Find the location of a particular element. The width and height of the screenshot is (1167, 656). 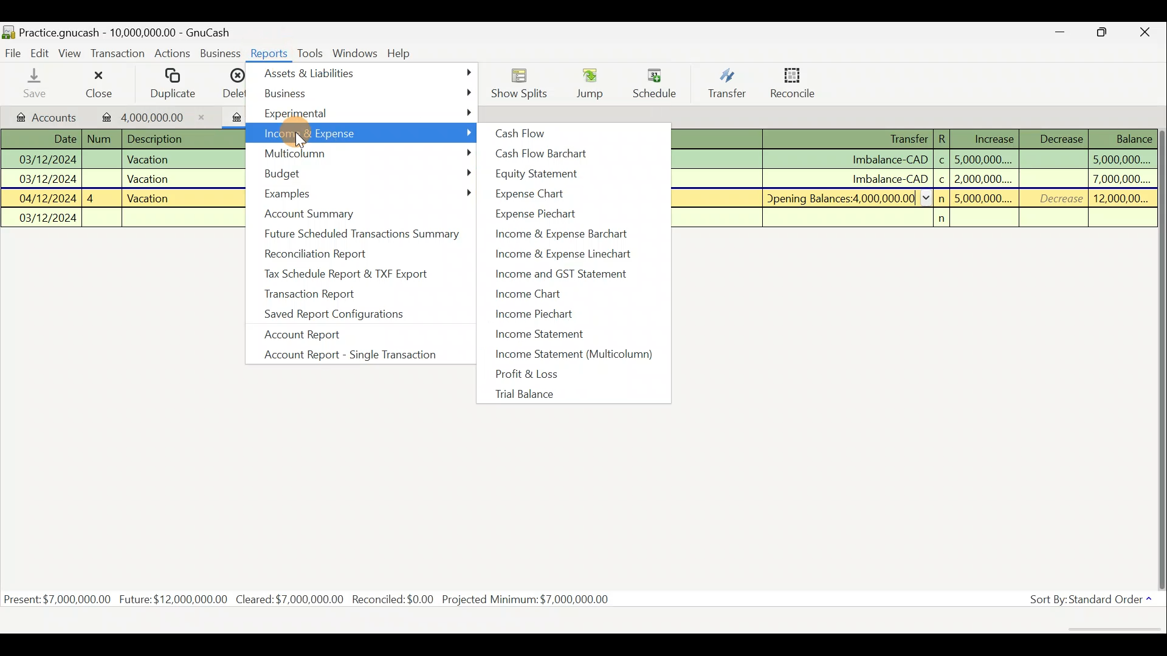

5,000,000.... is located at coordinates (1120, 160).